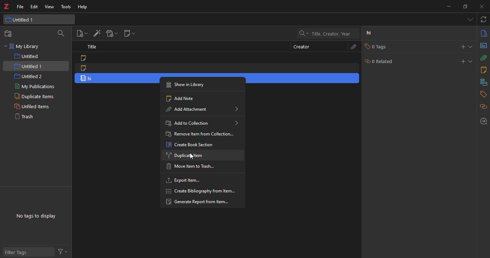  Describe the element at coordinates (463, 47) in the screenshot. I see `add` at that location.